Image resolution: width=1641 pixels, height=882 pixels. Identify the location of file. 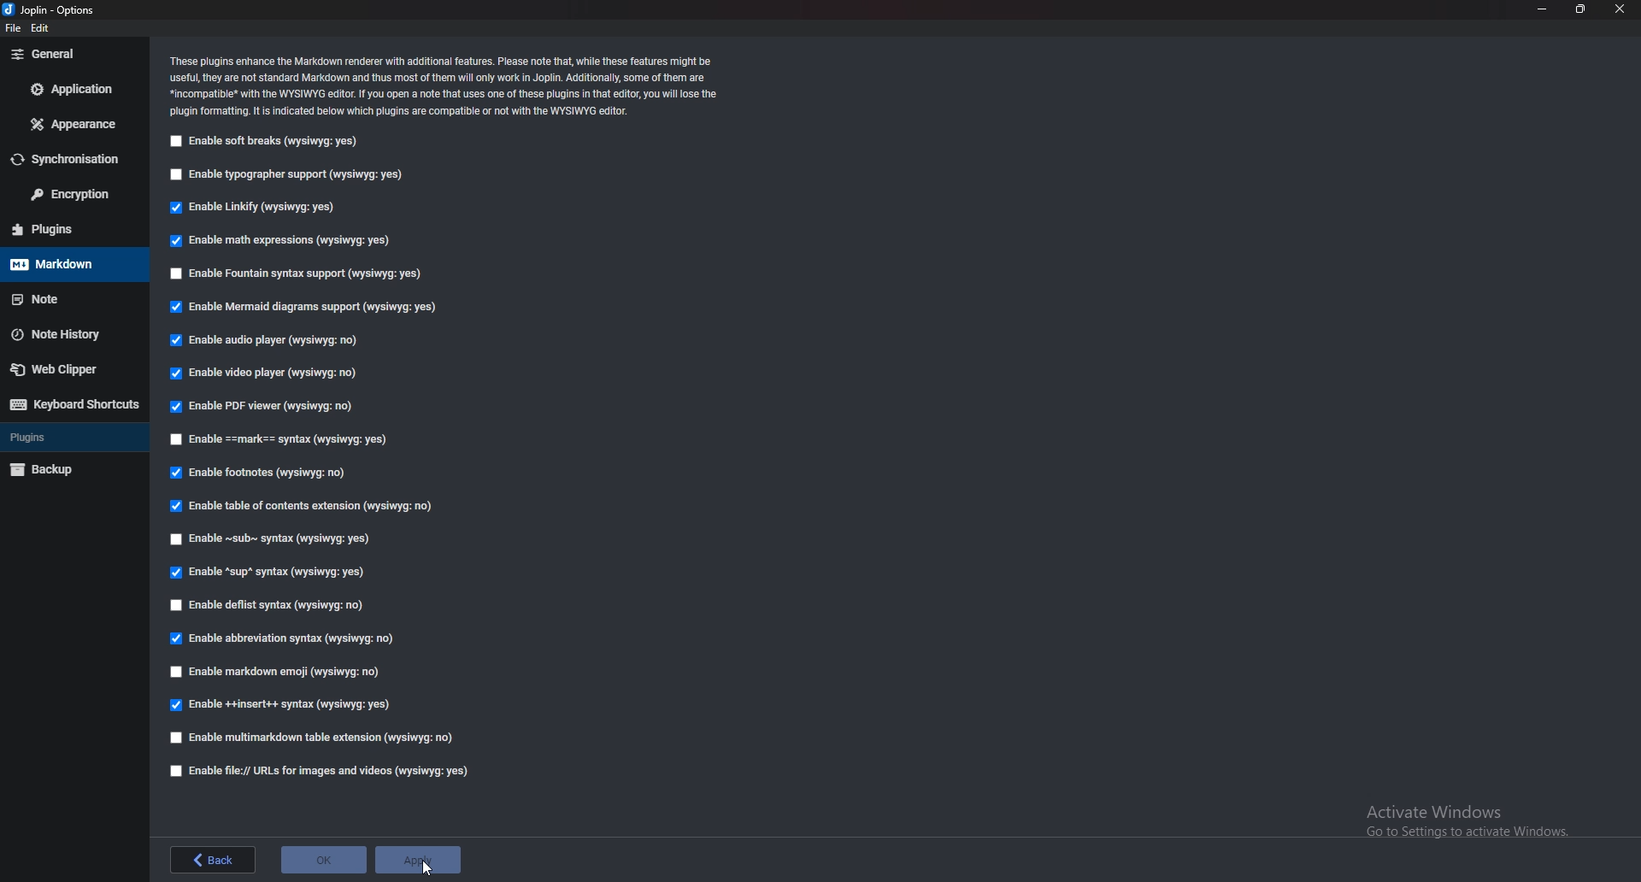
(13, 31).